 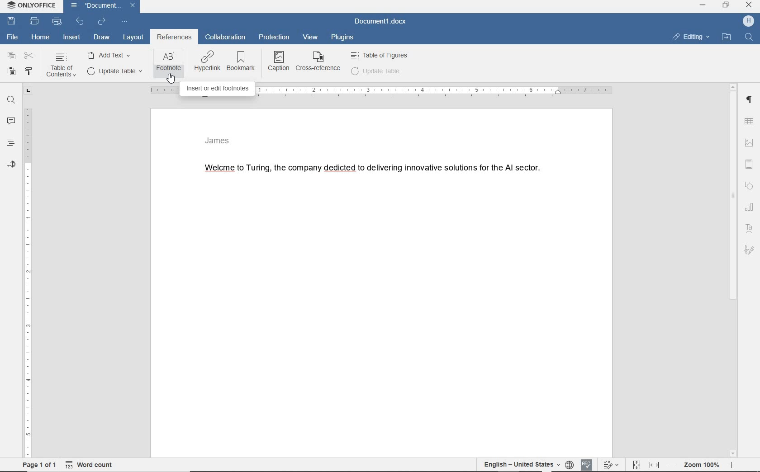 What do you see at coordinates (750, 229) in the screenshot?
I see `TEXT ART` at bounding box center [750, 229].